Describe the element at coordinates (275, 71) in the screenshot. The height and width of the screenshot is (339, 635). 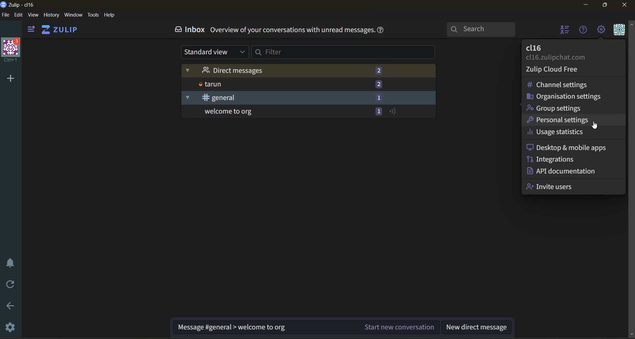
I see `direct messages` at that location.